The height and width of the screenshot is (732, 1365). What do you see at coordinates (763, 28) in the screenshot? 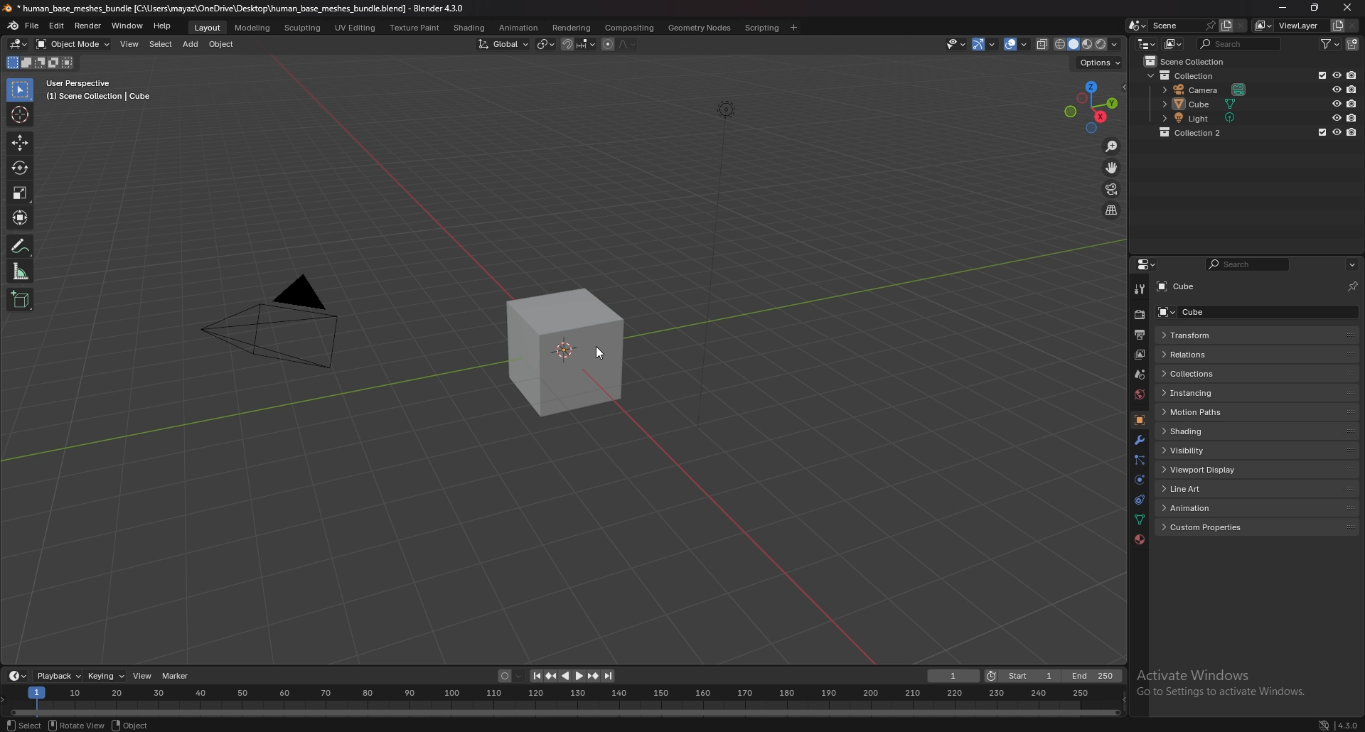
I see `scripting` at bounding box center [763, 28].